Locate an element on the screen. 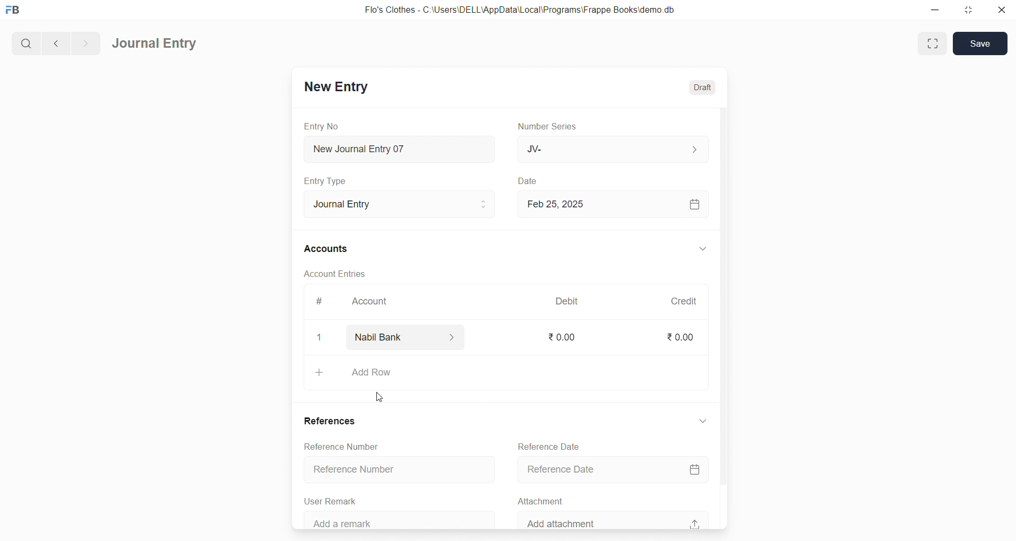 The image size is (1016, 541). Account is located at coordinates (372, 302).